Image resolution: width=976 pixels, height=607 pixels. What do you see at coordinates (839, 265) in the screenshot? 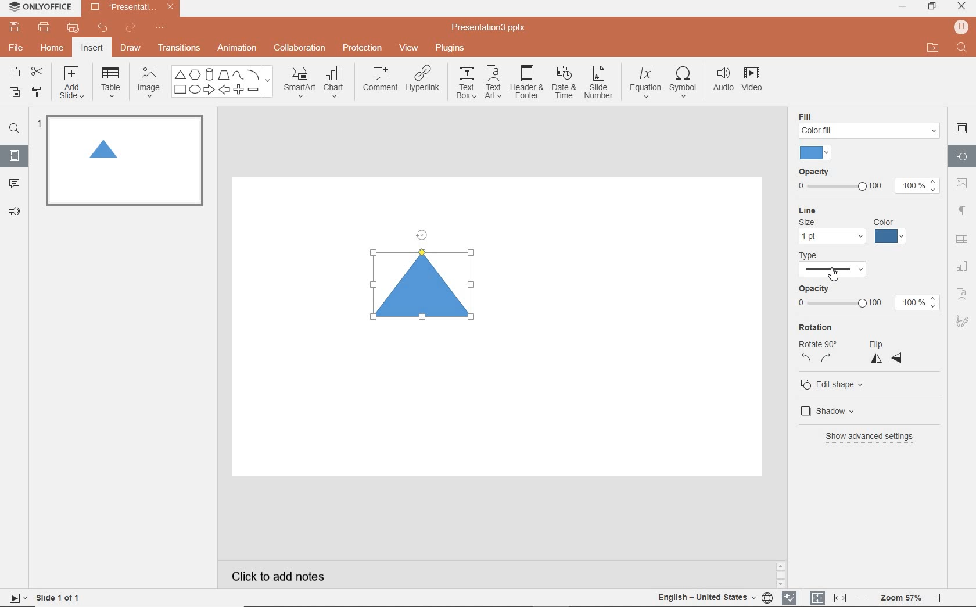
I see `line type` at bounding box center [839, 265].